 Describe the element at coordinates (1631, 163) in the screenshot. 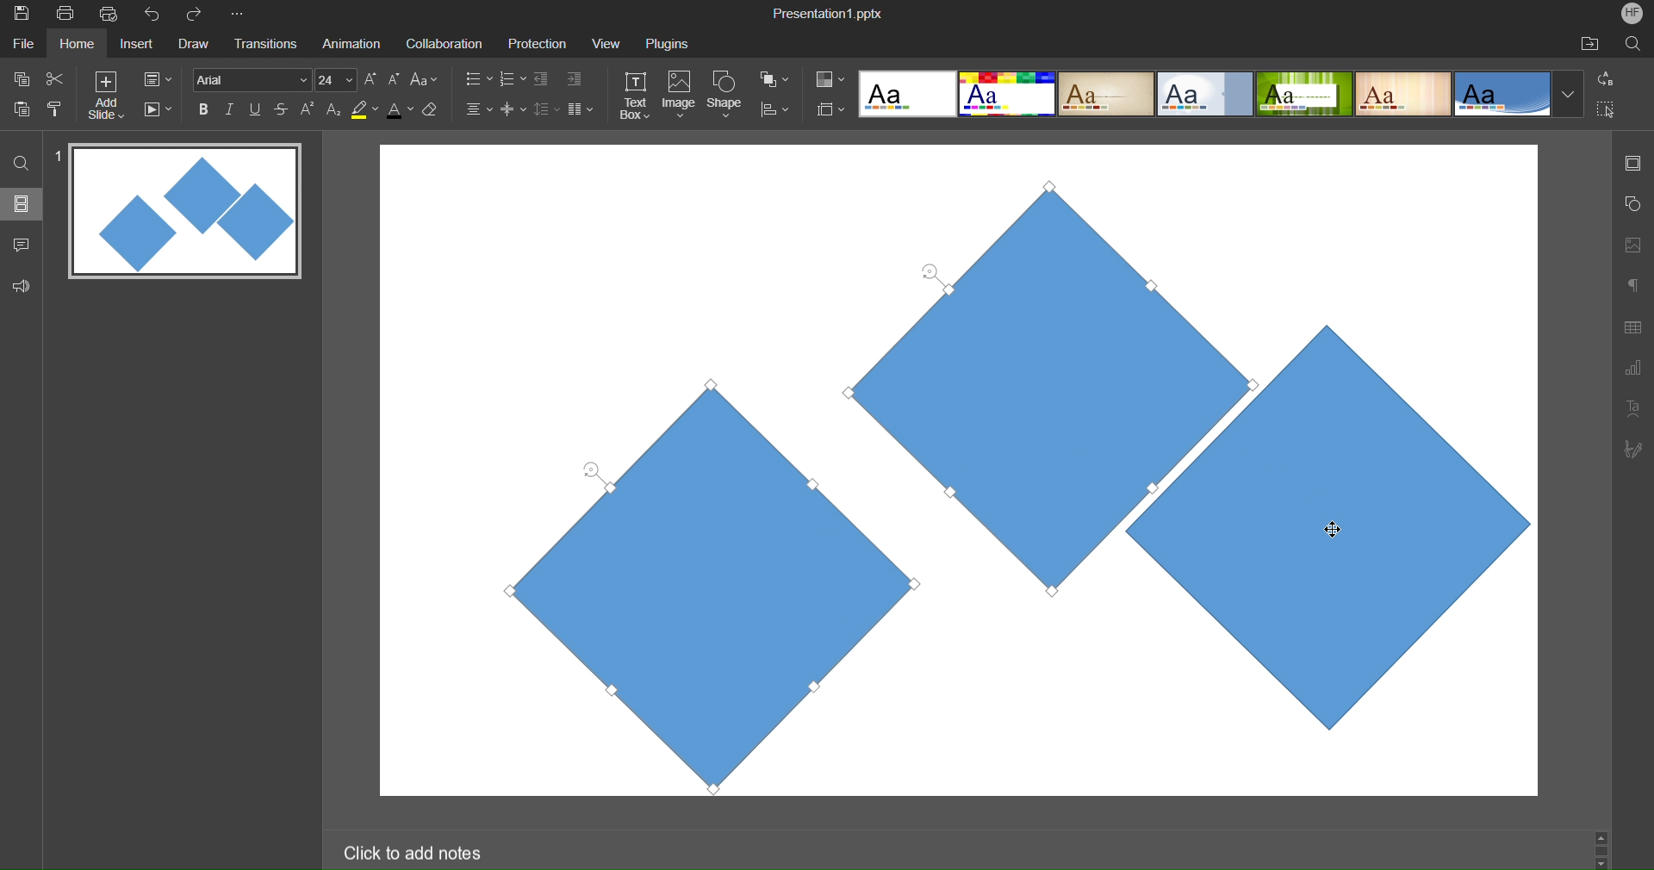

I see `Slide Settings` at that location.